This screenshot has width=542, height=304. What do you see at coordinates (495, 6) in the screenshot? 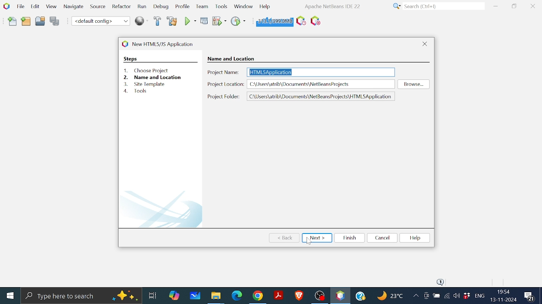
I see `Minimize` at bounding box center [495, 6].